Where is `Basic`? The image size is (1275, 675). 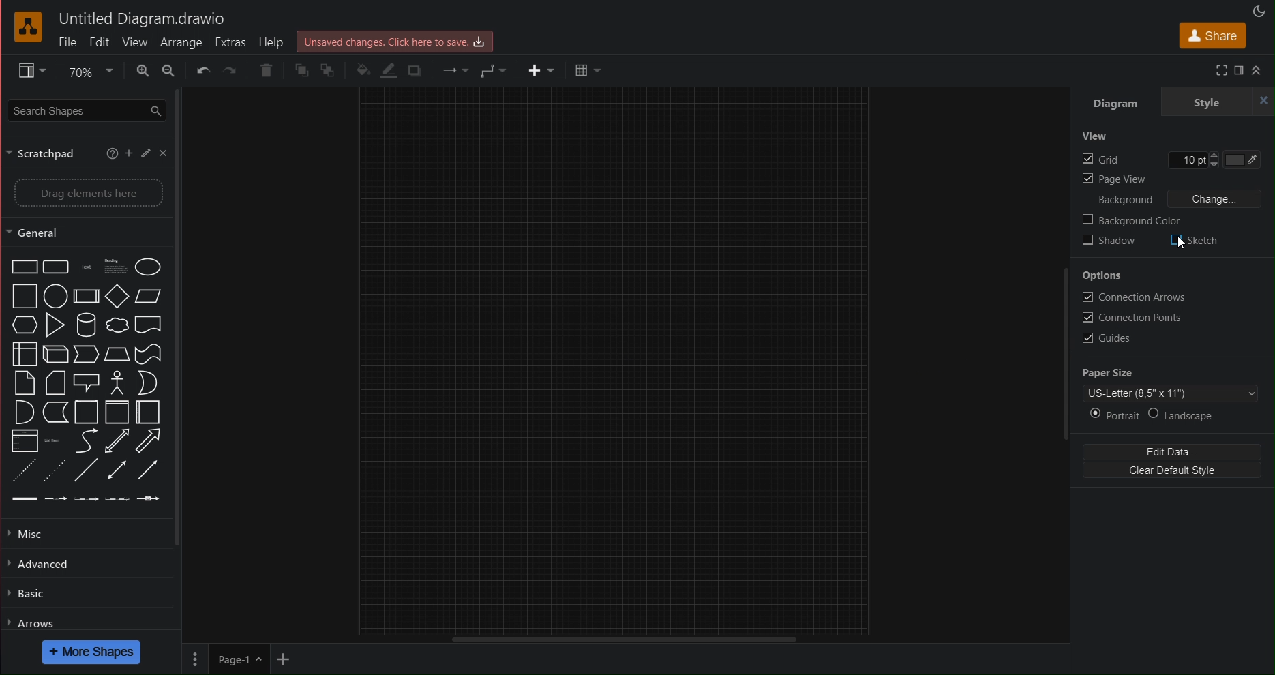 Basic is located at coordinates (80, 592).